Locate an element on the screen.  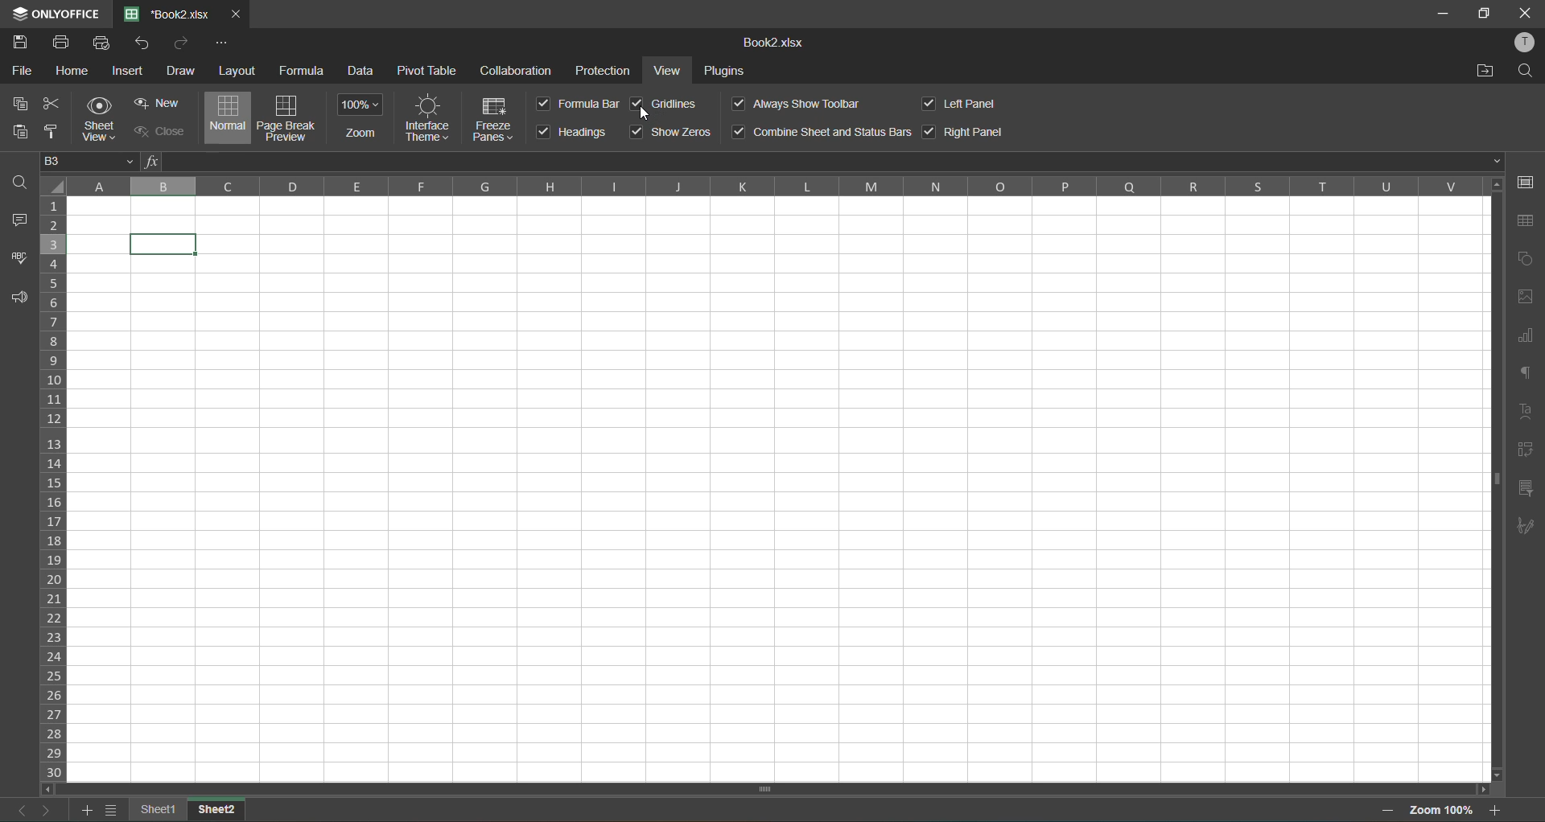
always show toolbar is located at coordinates (796, 102).